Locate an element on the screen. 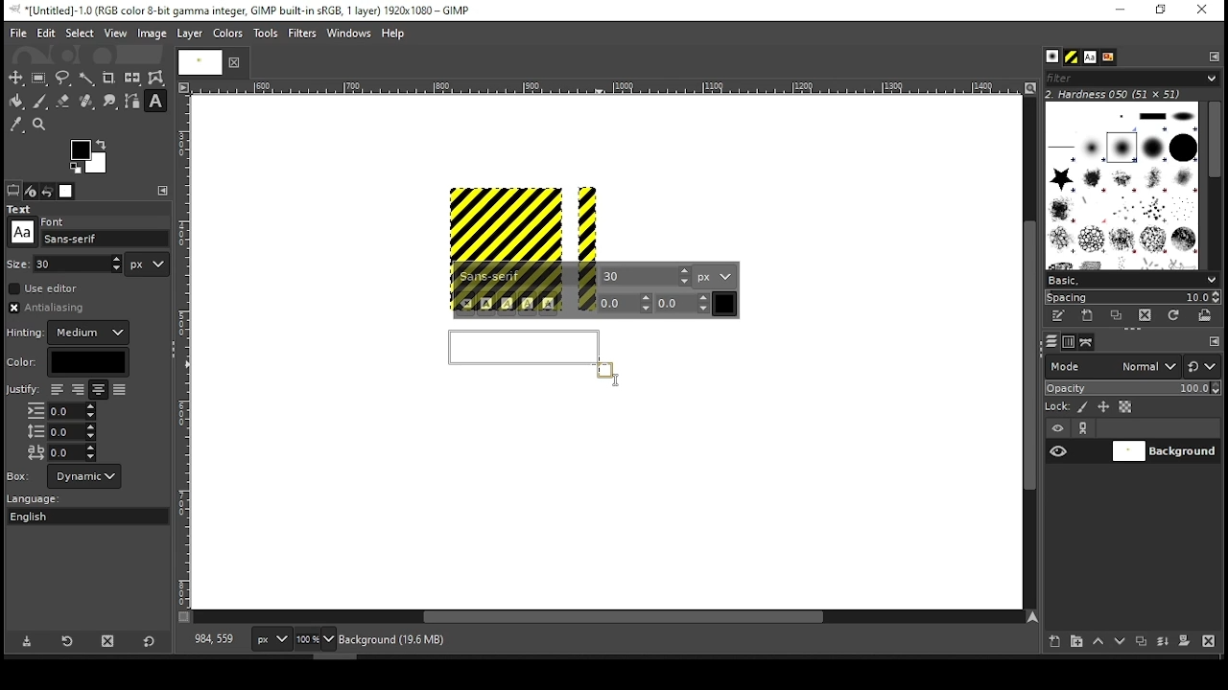 This screenshot has height=690, width=1228. language is located at coordinates (42, 499).